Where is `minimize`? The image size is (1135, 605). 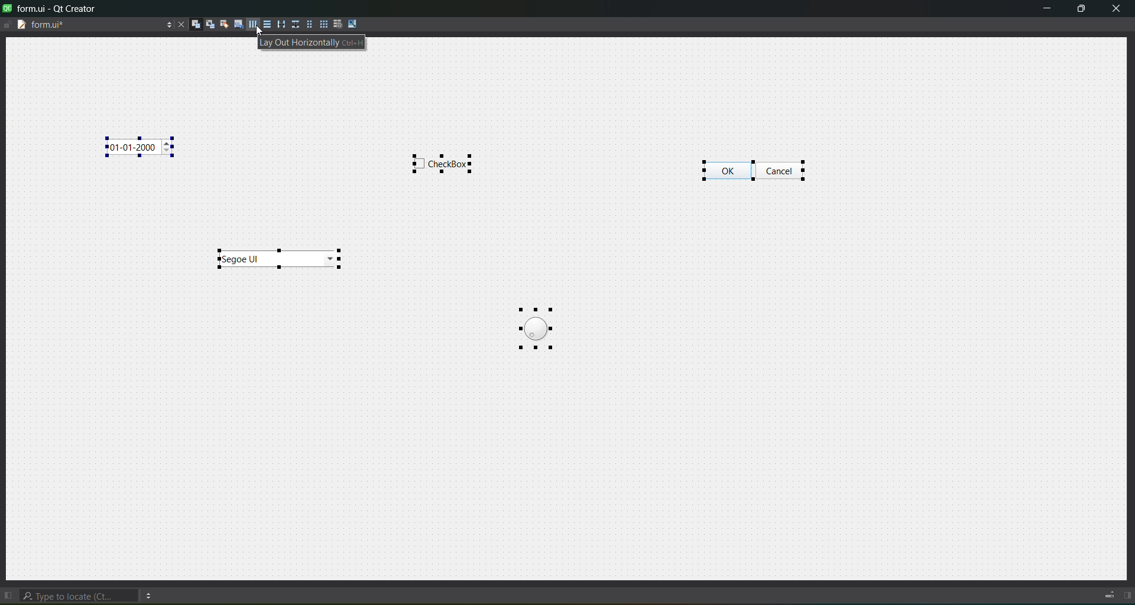 minimize is located at coordinates (1047, 9).